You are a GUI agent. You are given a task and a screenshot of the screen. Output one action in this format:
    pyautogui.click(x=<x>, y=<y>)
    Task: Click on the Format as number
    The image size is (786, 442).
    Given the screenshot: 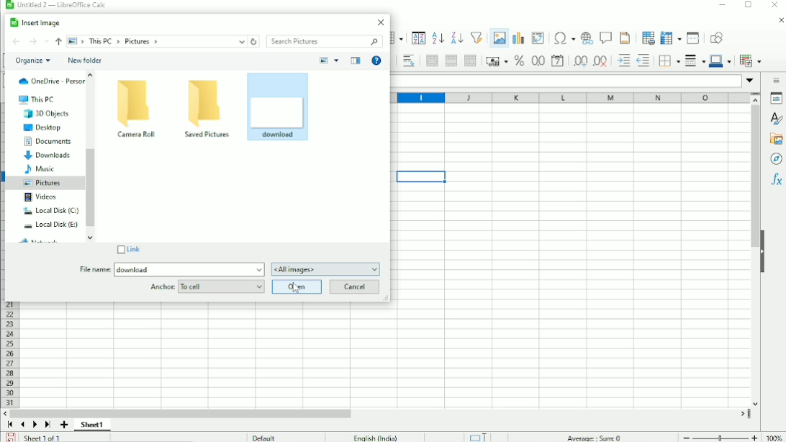 What is the action you would take?
    pyautogui.click(x=536, y=61)
    